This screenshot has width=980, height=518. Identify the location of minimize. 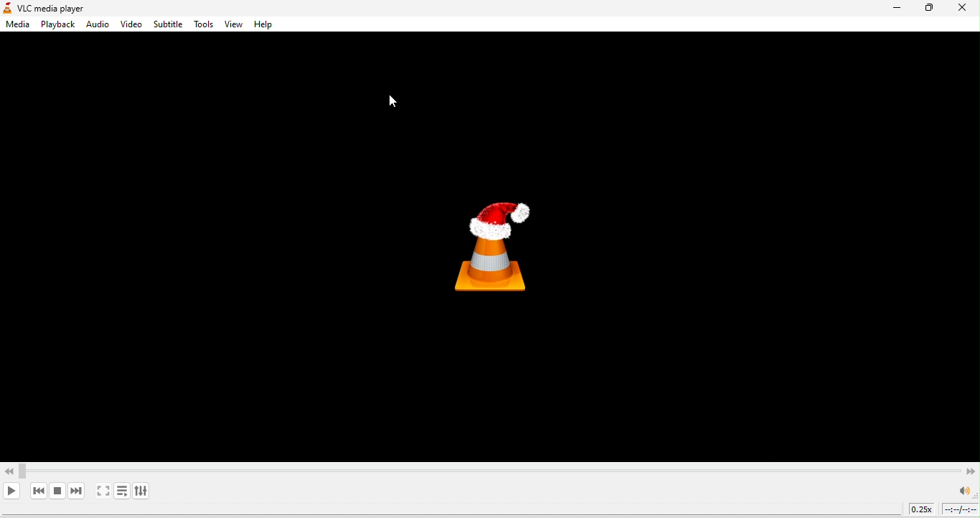
(892, 9).